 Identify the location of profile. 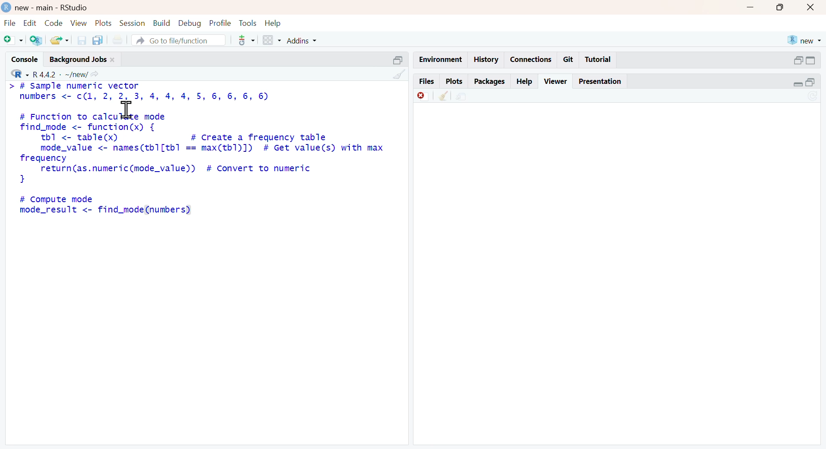
(221, 23).